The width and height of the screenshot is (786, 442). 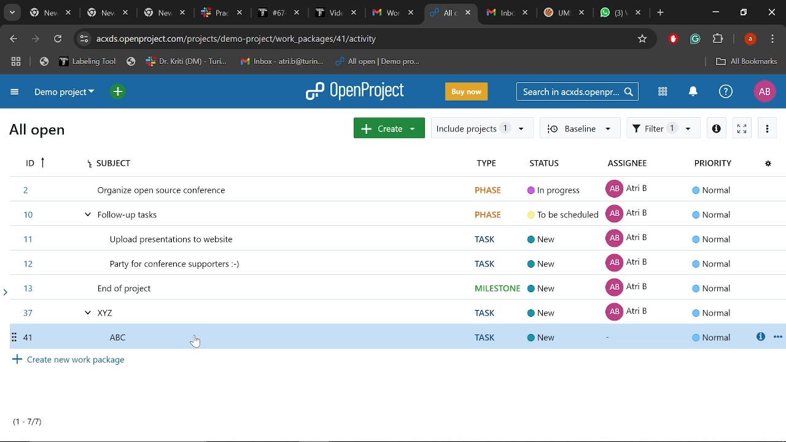 What do you see at coordinates (395, 313) in the screenshot?
I see `task ID 37` at bounding box center [395, 313].